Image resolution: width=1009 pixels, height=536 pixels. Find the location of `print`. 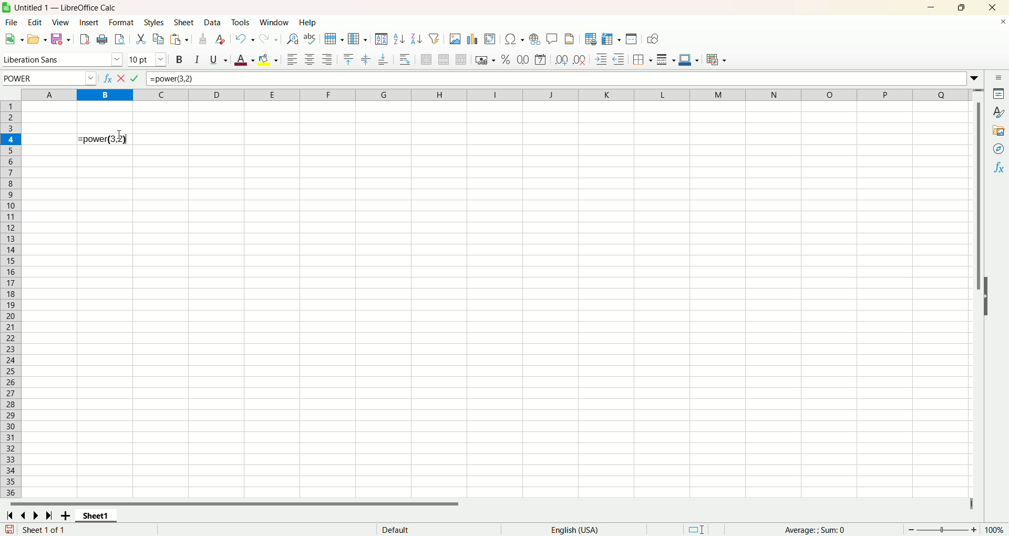

print is located at coordinates (102, 39).